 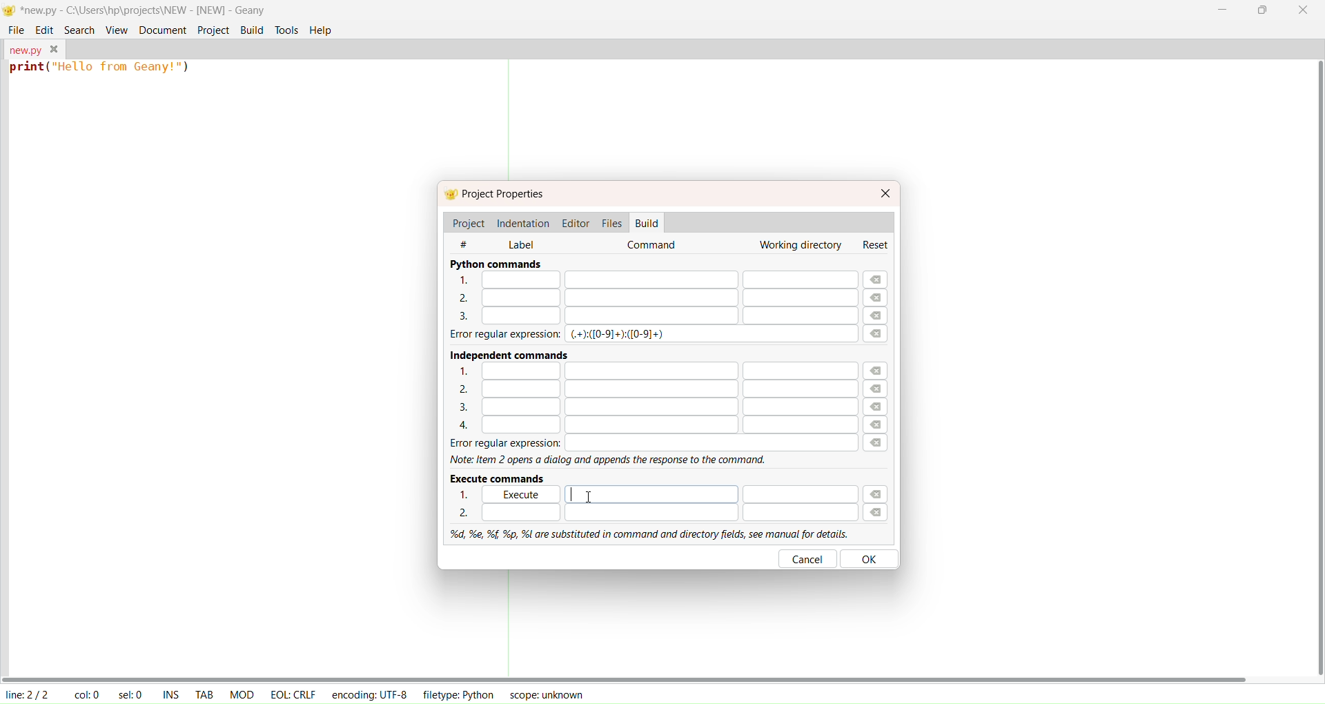 I want to click on file, so click(x=17, y=30).